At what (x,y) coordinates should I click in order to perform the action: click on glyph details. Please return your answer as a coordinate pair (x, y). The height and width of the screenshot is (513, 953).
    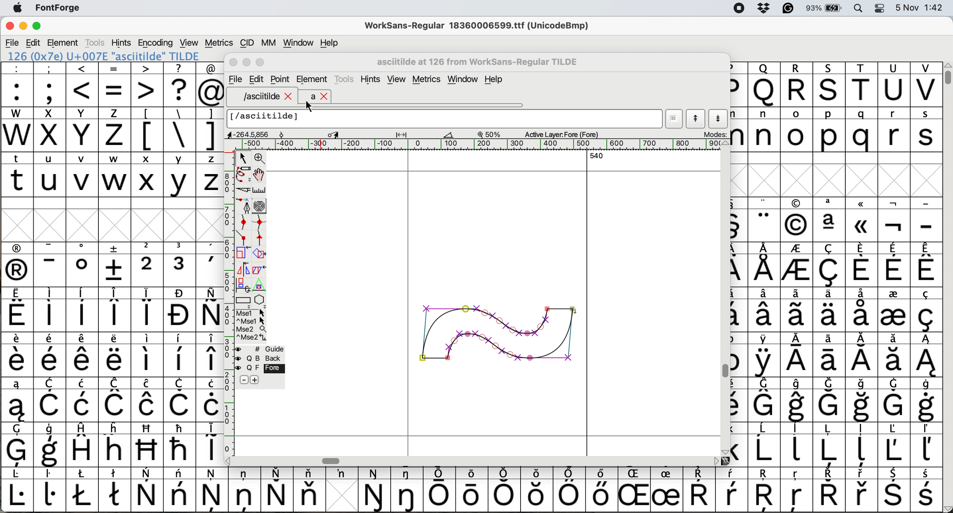
    Looking at the image, I should click on (345, 134).